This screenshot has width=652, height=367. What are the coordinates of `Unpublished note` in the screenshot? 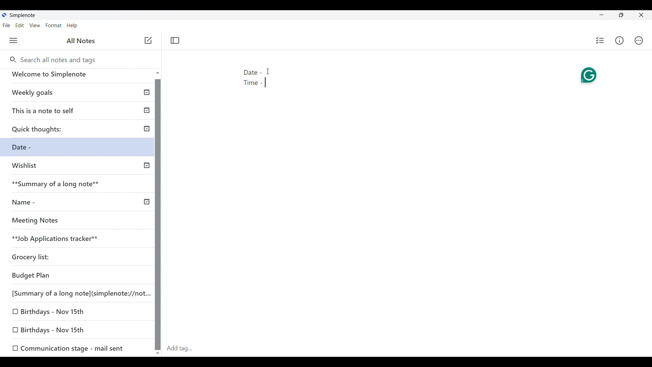 It's located at (56, 222).